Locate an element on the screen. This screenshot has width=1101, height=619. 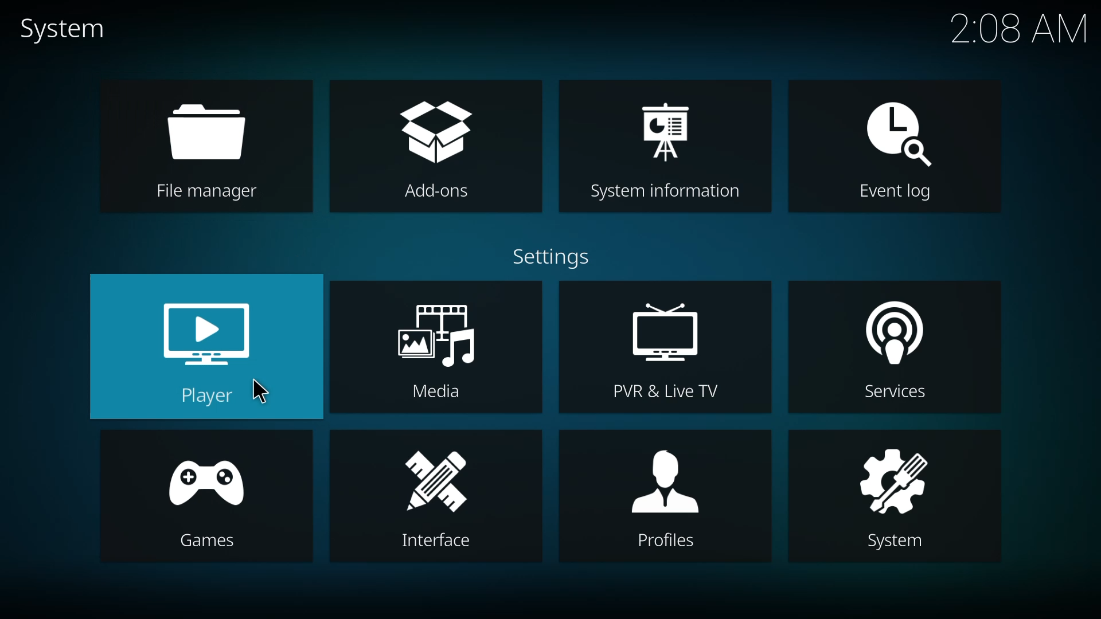
pvr & live tv is located at coordinates (669, 349).